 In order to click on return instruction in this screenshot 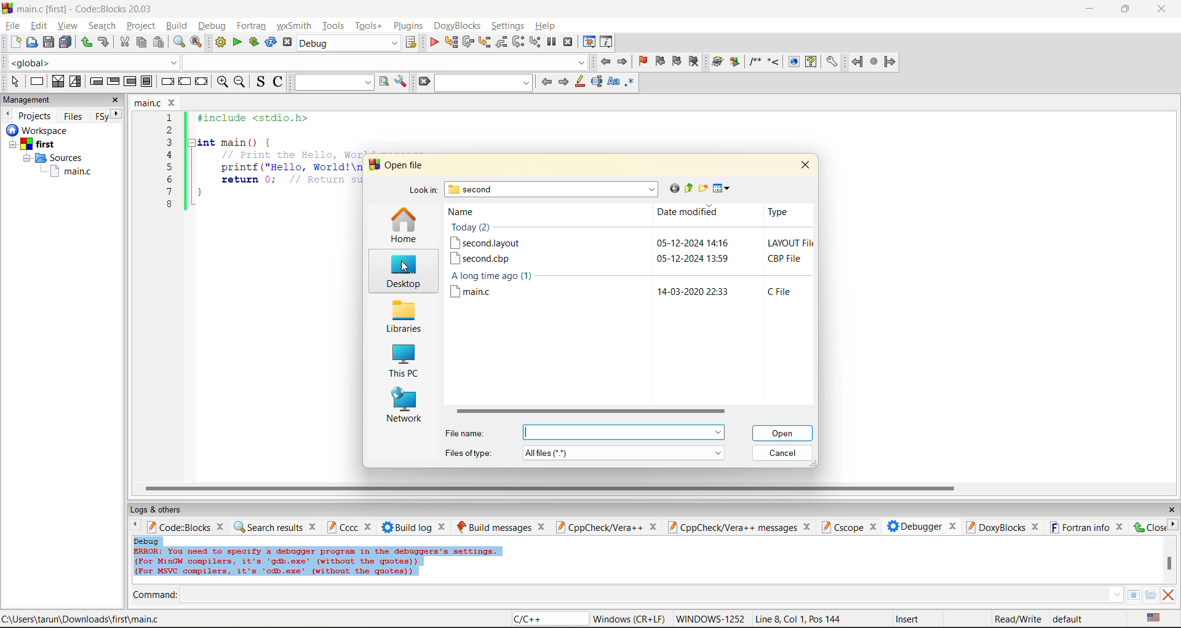, I will do `click(202, 82)`.